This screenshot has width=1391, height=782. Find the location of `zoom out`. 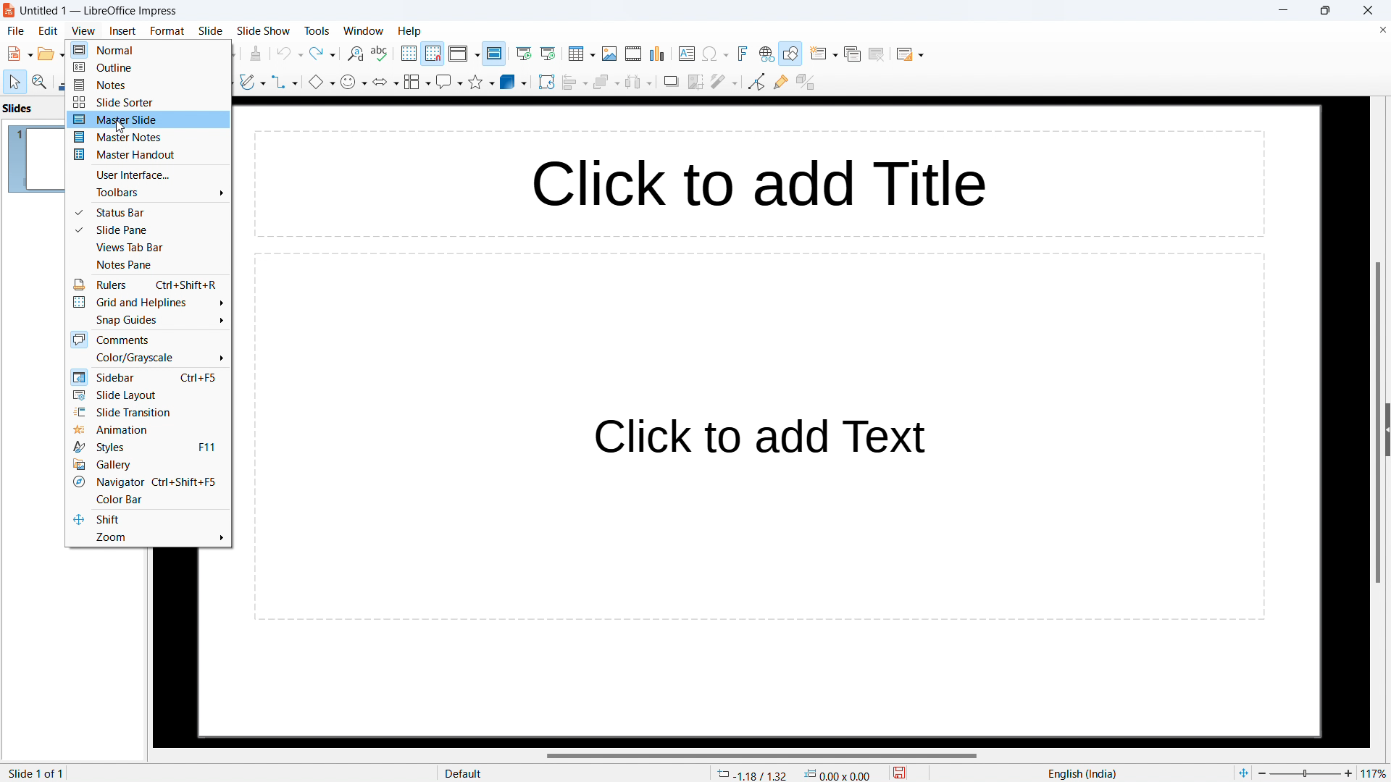

zoom out is located at coordinates (1263, 773).